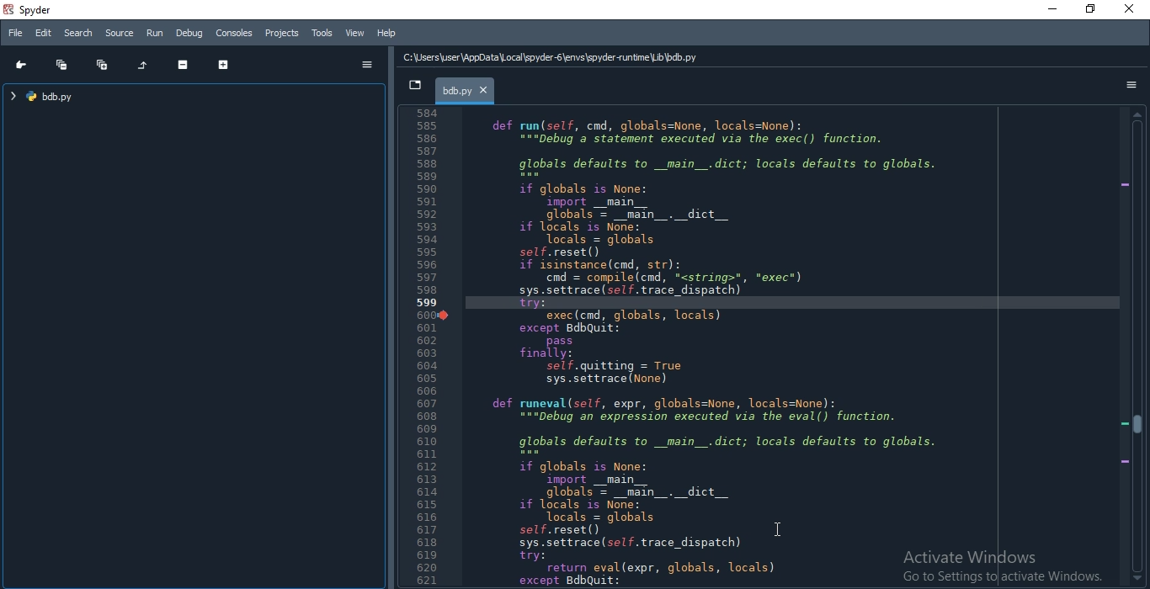  I want to click on spyder, so click(29, 10).